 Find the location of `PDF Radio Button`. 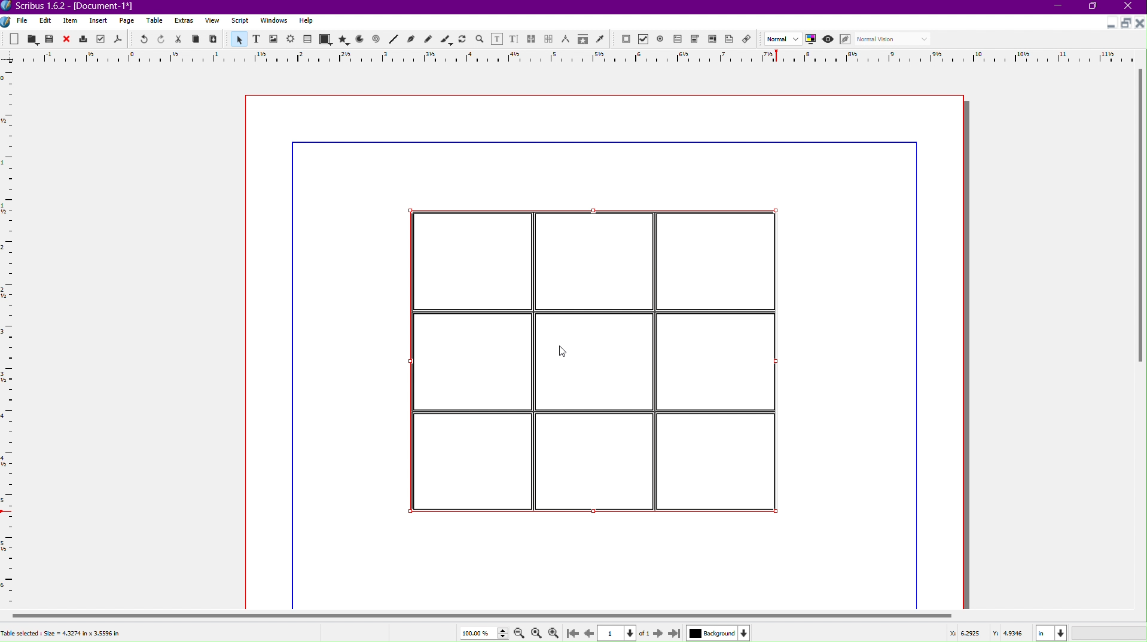

PDF Radio Button is located at coordinates (663, 39).